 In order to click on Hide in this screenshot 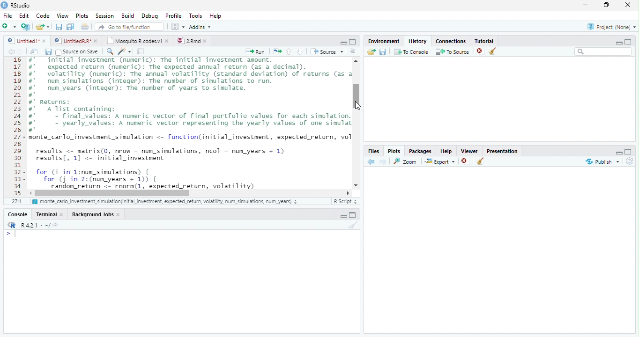, I will do `click(619, 42)`.